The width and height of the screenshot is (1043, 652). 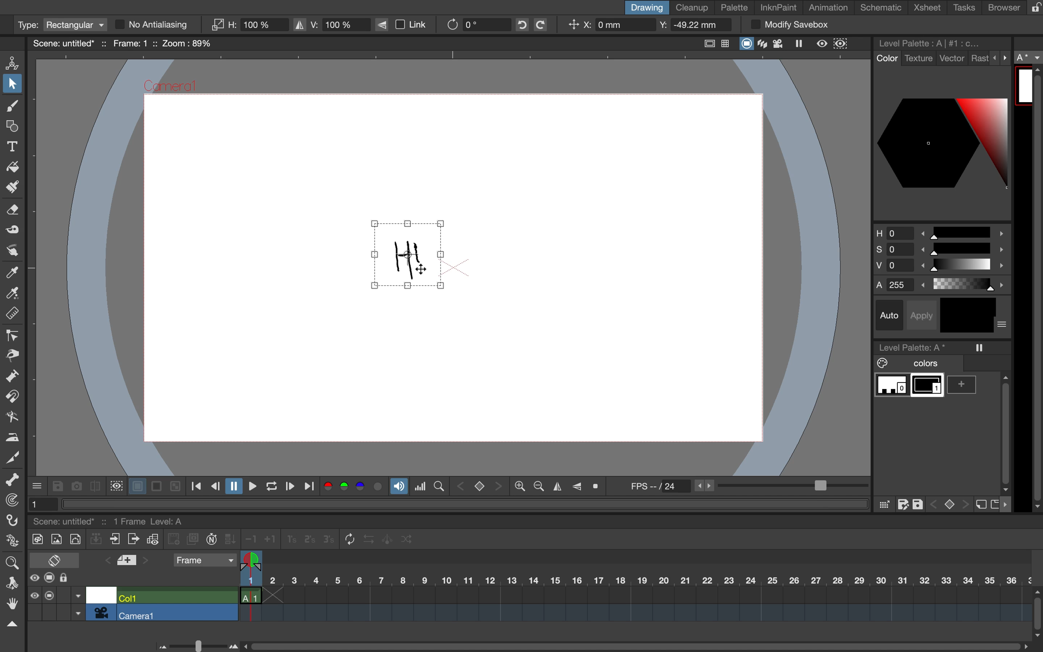 What do you see at coordinates (12, 127) in the screenshot?
I see `geometric tool` at bounding box center [12, 127].